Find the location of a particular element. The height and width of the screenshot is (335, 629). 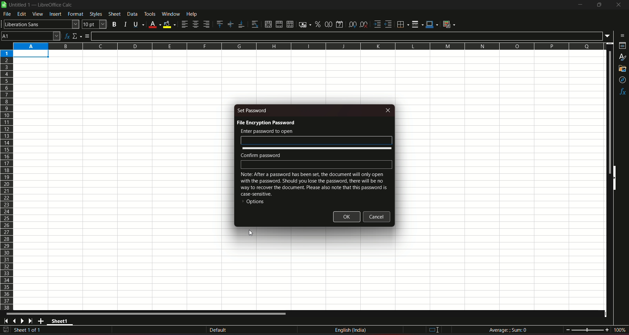

horizontal scroll is located at coordinates (148, 314).